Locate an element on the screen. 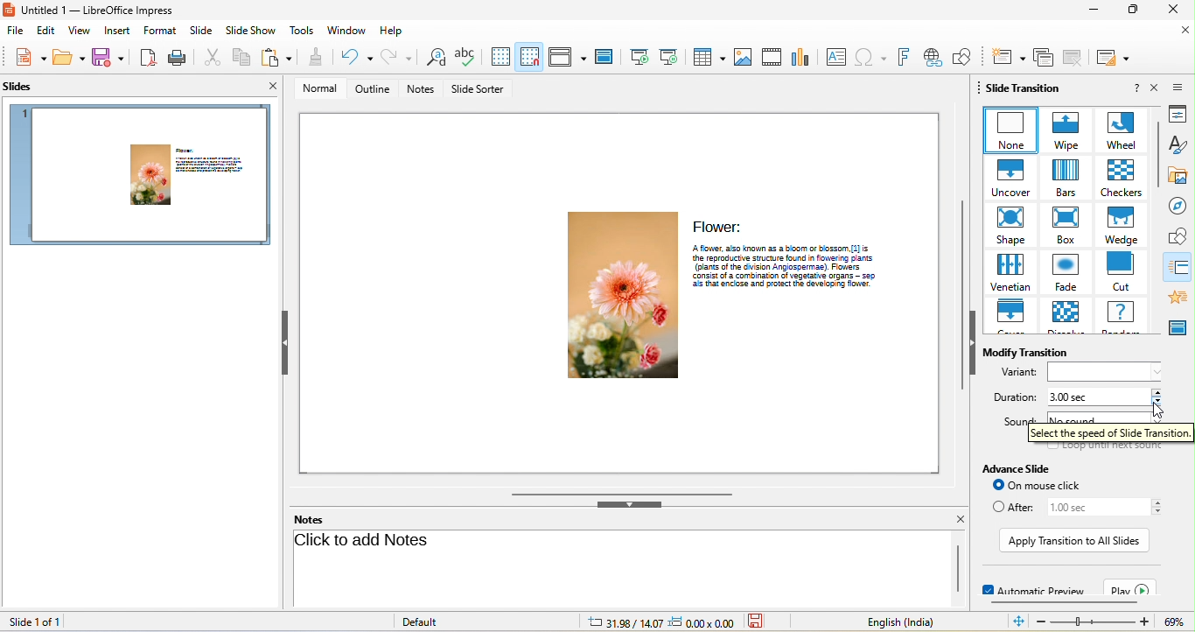  default is located at coordinates (445, 622).